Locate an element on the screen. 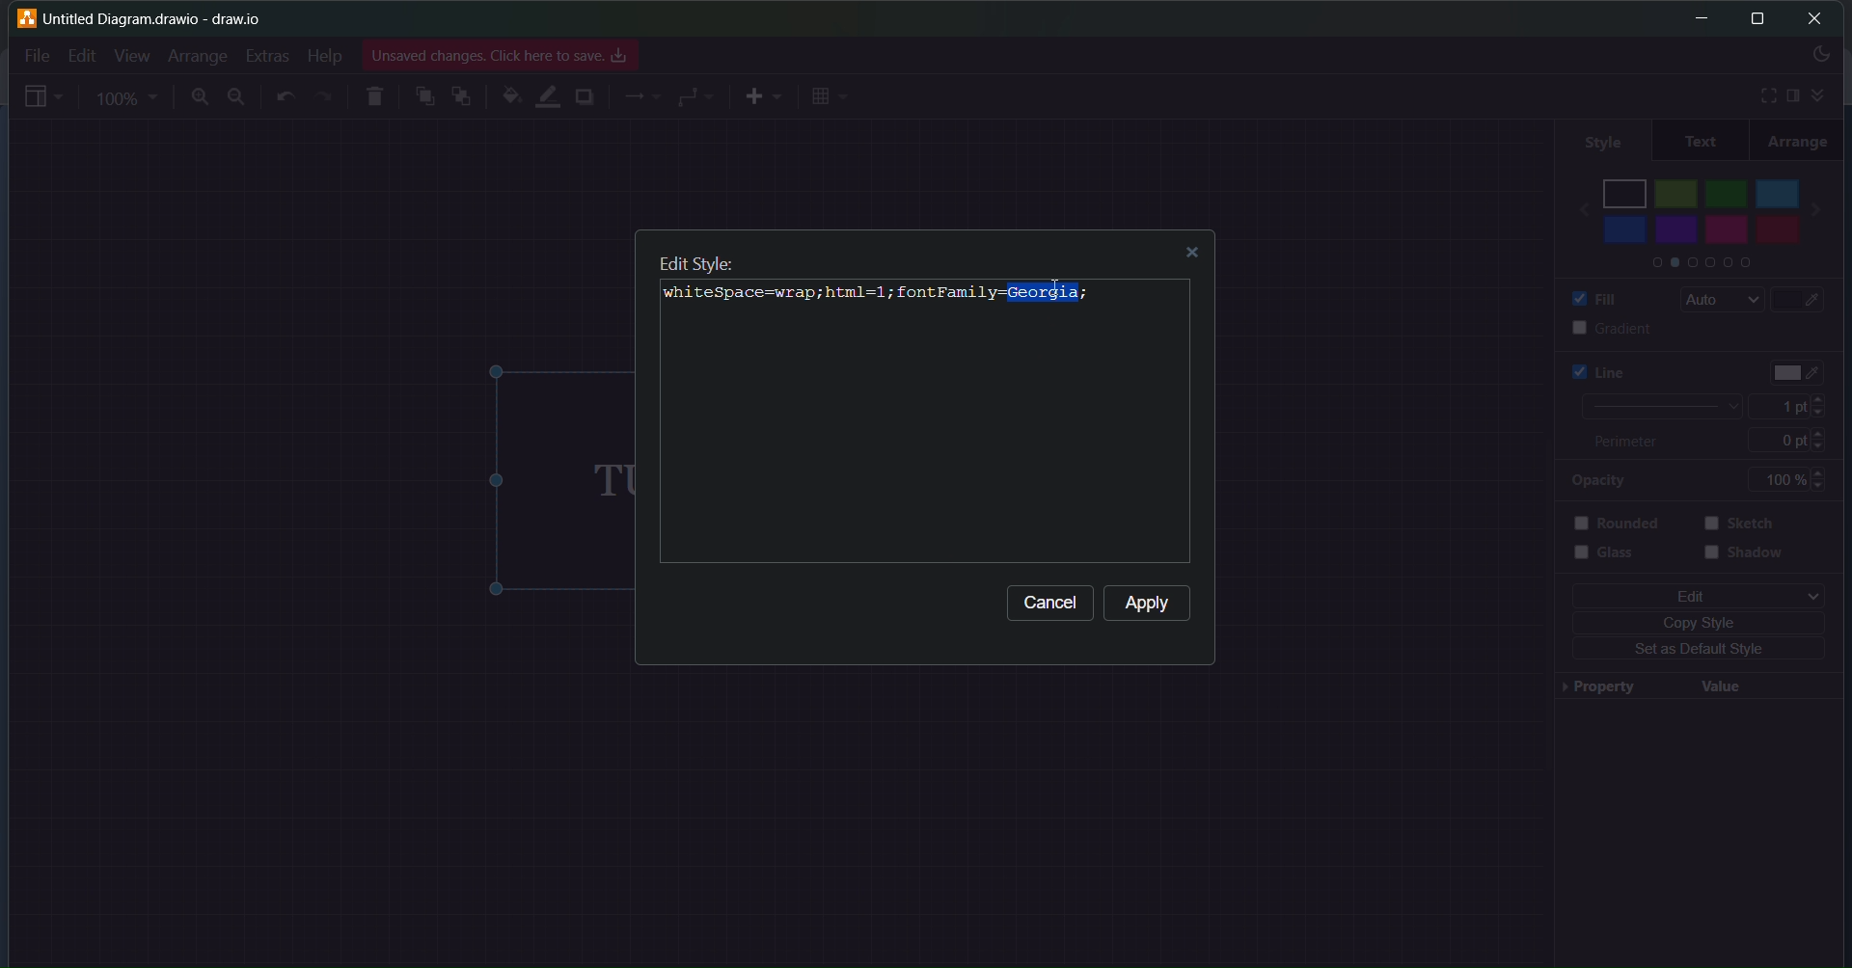 The height and width of the screenshot is (968, 1852). Edit is located at coordinates (77, 55).